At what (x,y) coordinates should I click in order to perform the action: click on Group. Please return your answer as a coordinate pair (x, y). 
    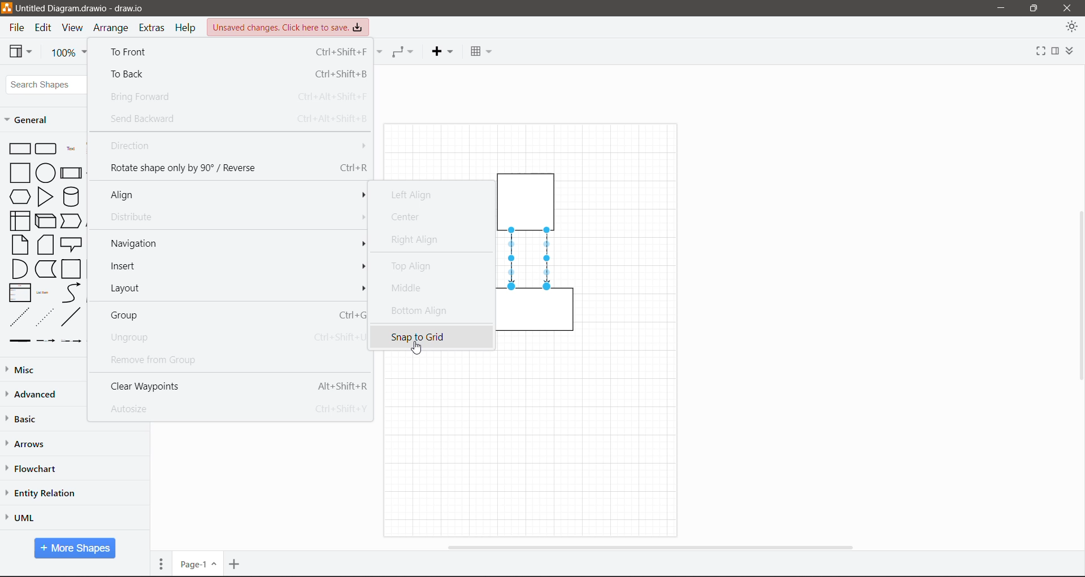
    Looking at the image, I should click on (235, 315).